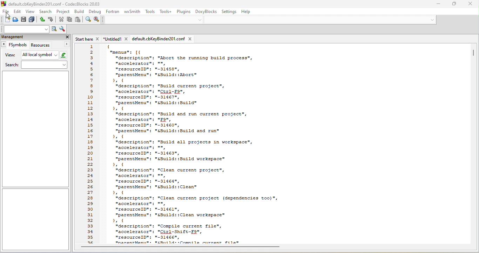 This screenshot has height=253, width=479. Describe the element at coordinates (88, 39) in the screenshot. I see `start here` at that location.